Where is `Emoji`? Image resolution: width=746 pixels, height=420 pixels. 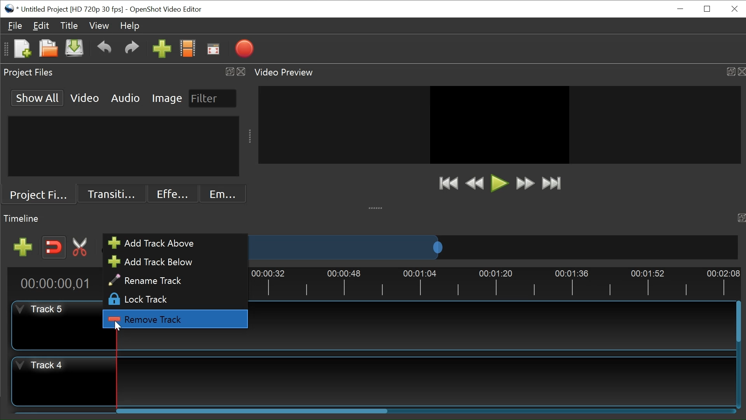 Emoji is located at coordinates (223, 194).